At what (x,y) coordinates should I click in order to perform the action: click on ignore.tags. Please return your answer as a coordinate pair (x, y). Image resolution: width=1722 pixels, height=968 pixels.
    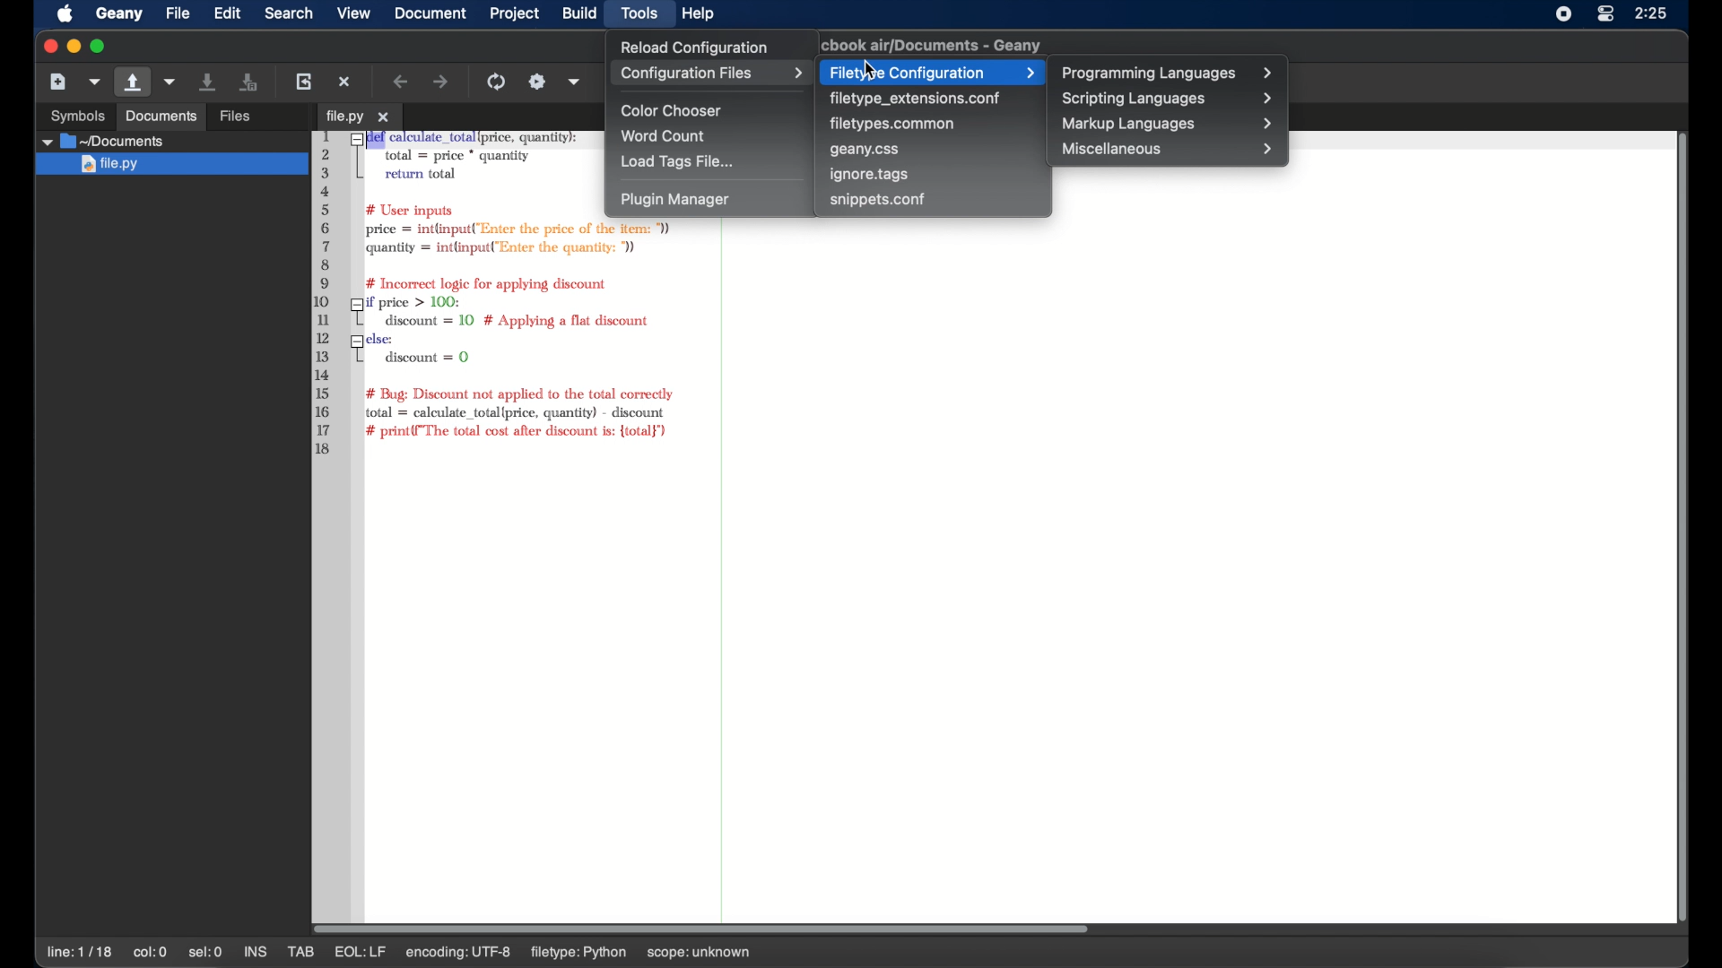
    Looking at the image, I should click on (870, 175).